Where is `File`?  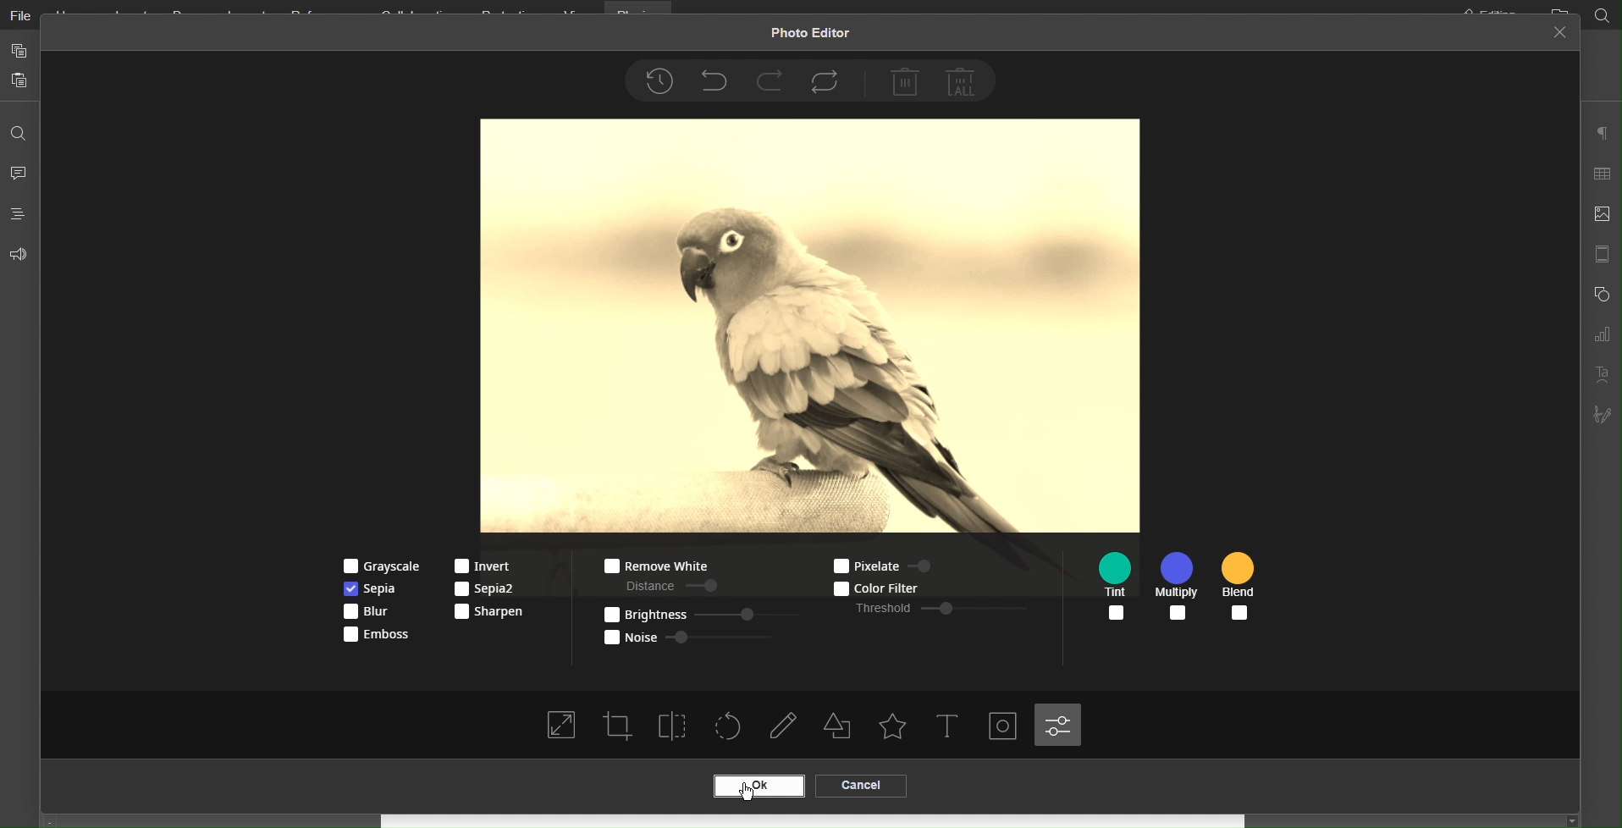 File is located at coordinates (19, 17).